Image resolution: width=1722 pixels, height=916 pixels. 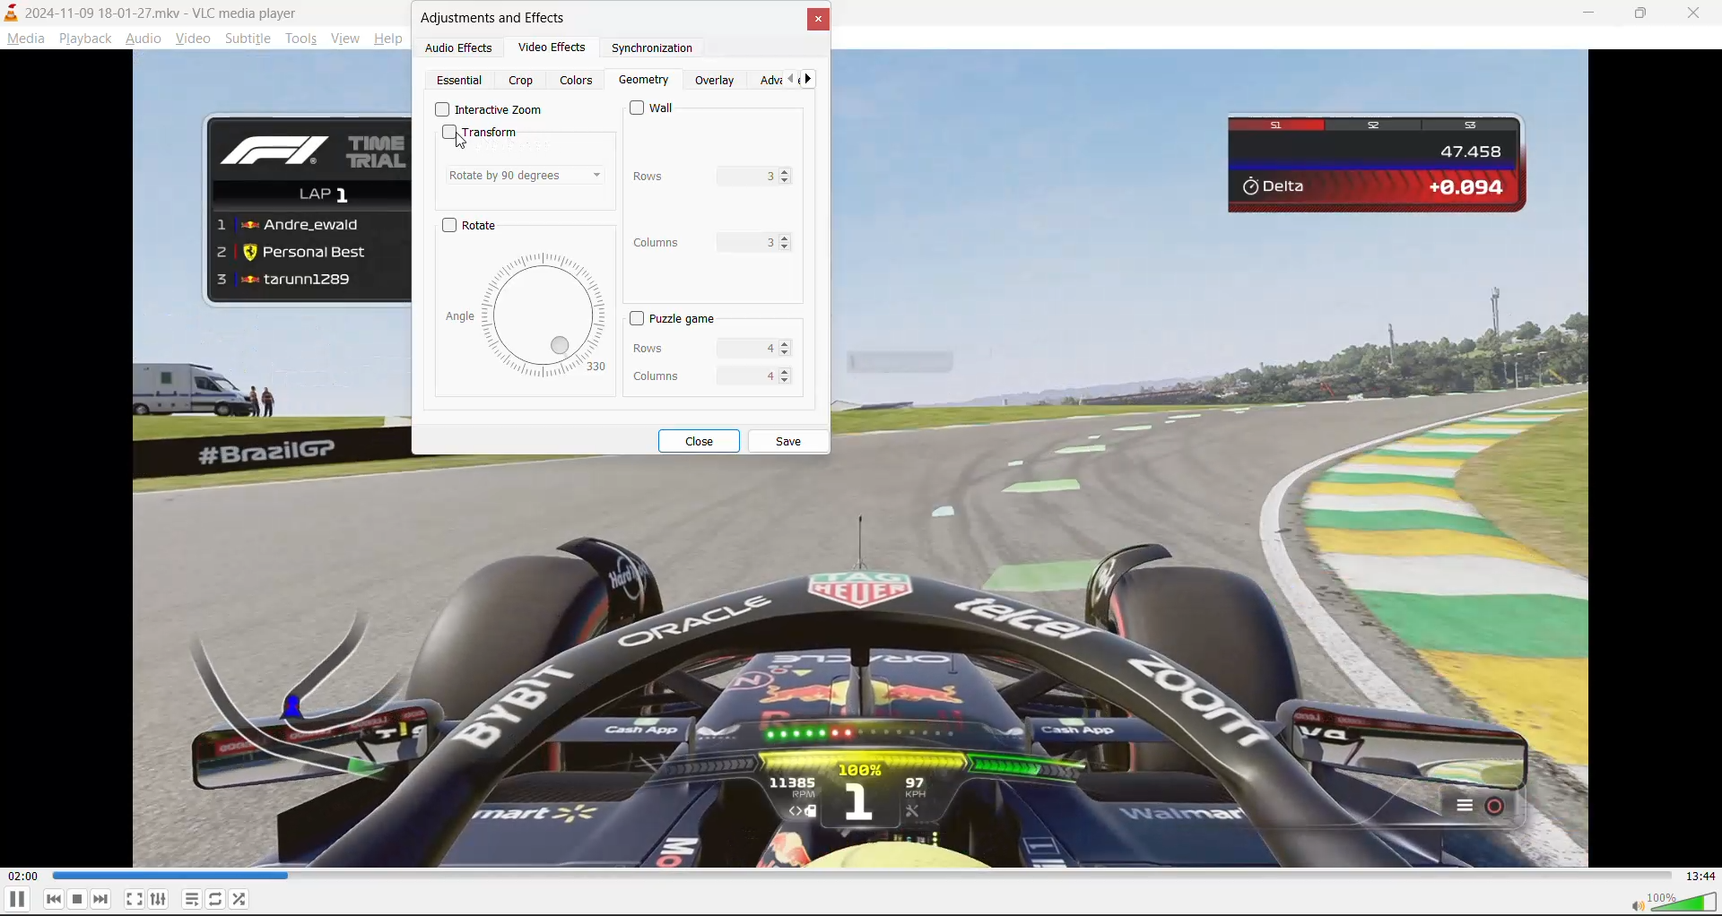 I want to click on puzzle game, so click(x=670, y=319).